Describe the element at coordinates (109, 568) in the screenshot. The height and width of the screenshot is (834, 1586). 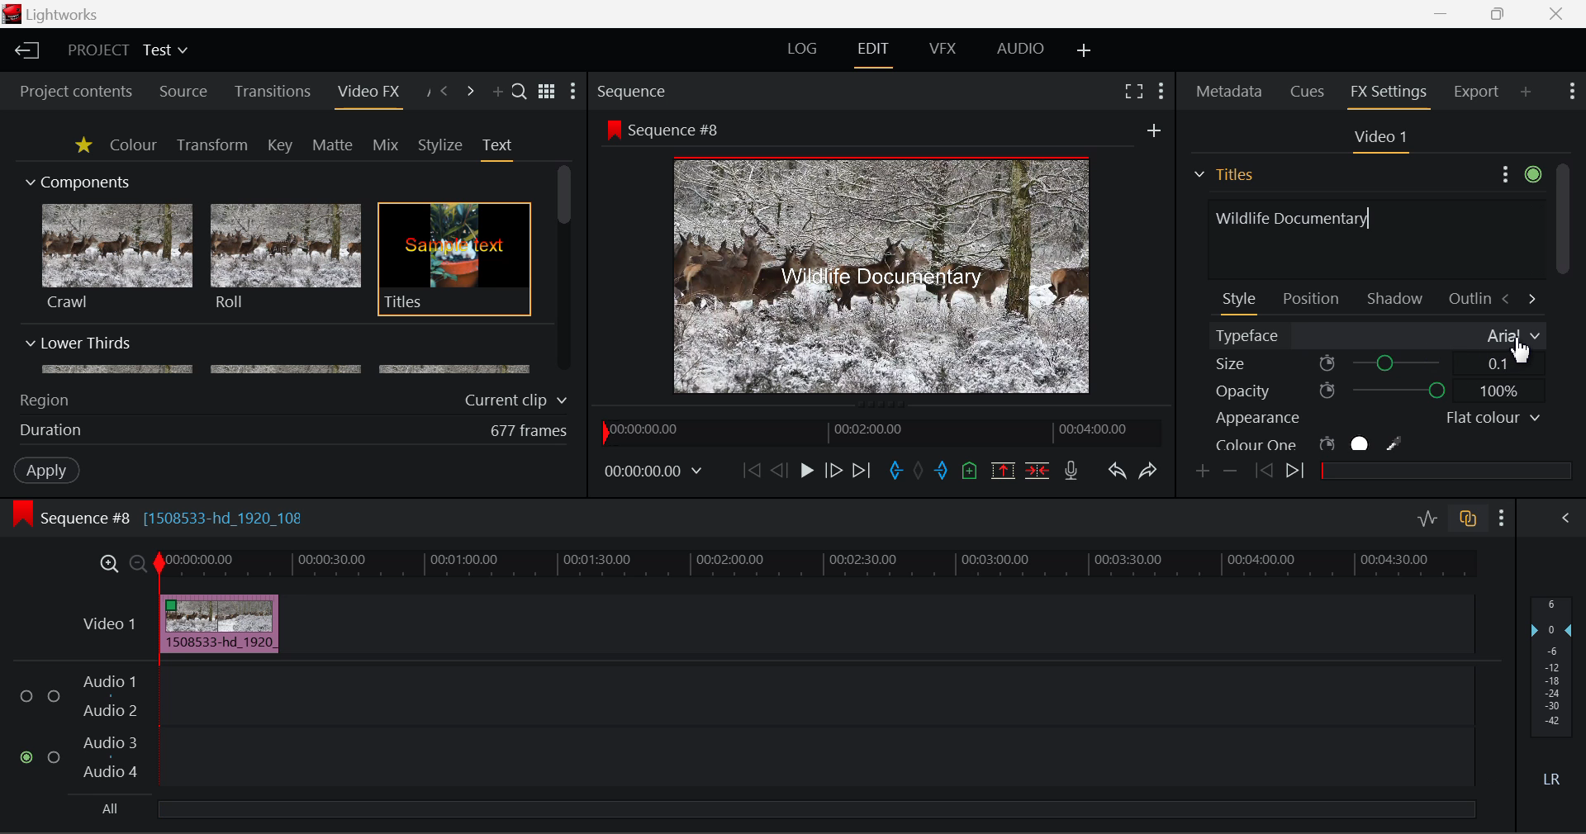
I see `Zoom In Timeline` at that location.